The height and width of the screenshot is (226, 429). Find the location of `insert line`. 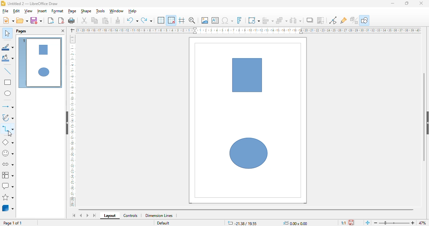

insert line is located at coordinates (8, 71).